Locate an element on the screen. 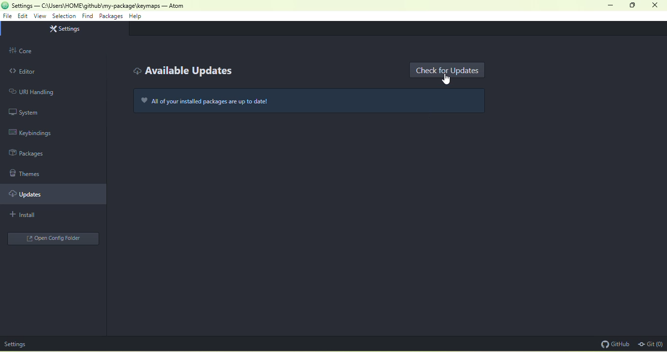 The image size is (667, 352). settings is located at coordinates (16, 344).